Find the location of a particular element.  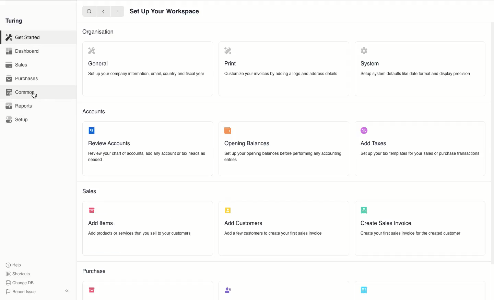

Add a few customers to create your first sales invoice is located at coordinates (273, 233).